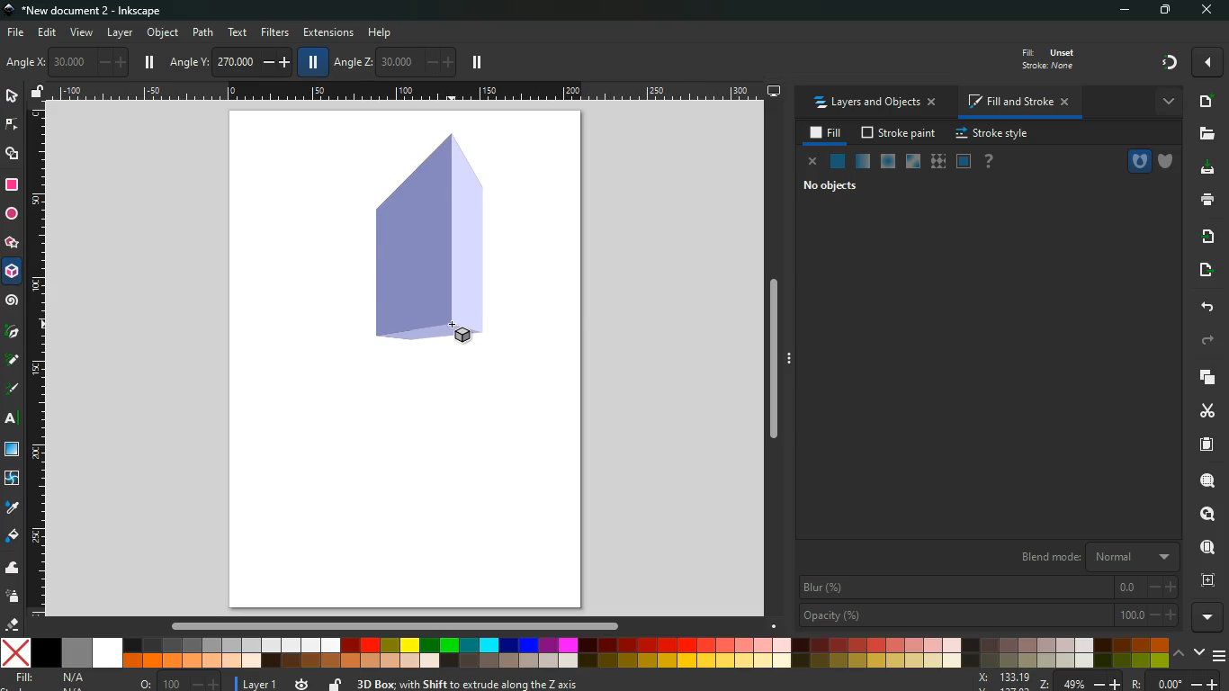 The width and height of the screenshot is (1229, 691). Describe the element at coordinates (13, 596) in the screenshot. I see `spray` at that location.